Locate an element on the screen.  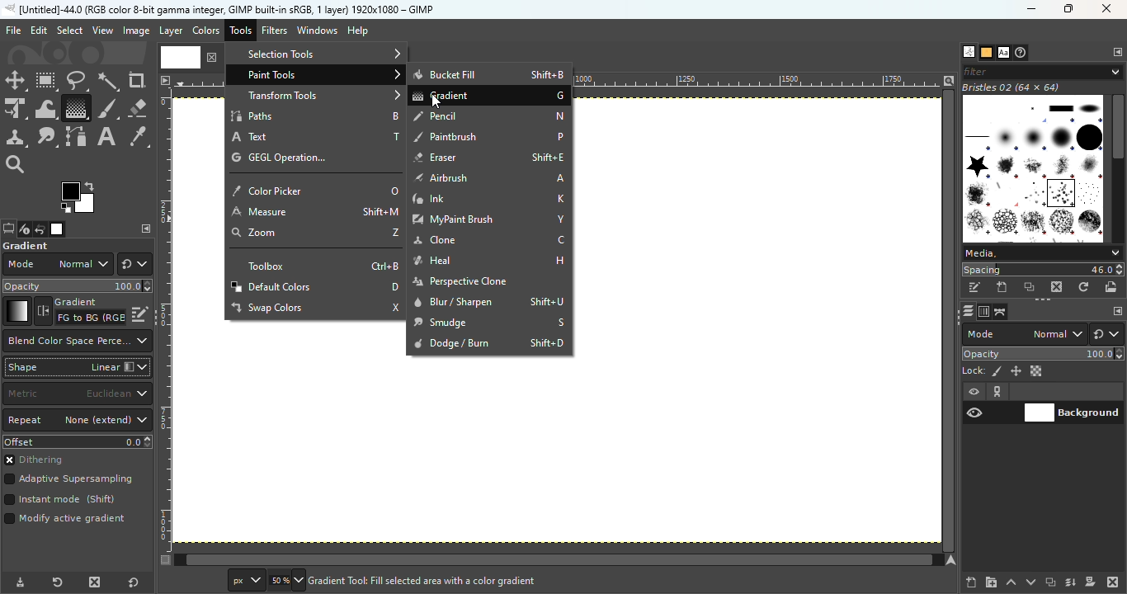
Horizontal scroll bar is located at coordinates (950, 321).